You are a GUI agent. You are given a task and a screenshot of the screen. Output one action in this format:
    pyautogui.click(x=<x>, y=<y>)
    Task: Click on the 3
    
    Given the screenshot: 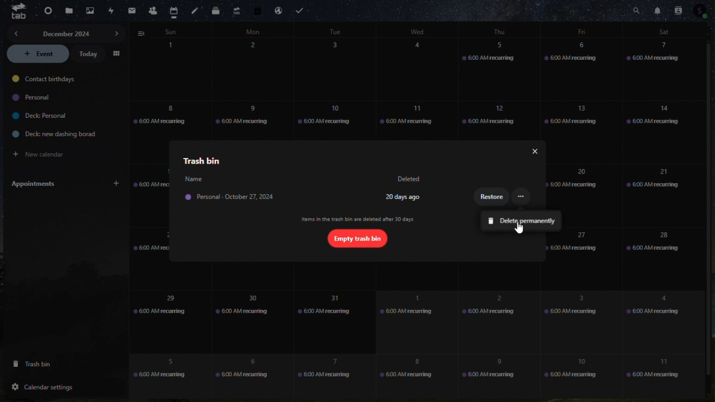 What is the action you would take?
    pyautogui.click(x=574, y=320)
    